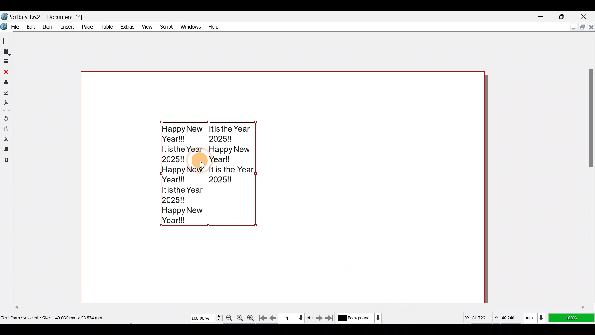  Describe the element at coordinates (6, 82) in the screenshot. I see `Print` at that location.